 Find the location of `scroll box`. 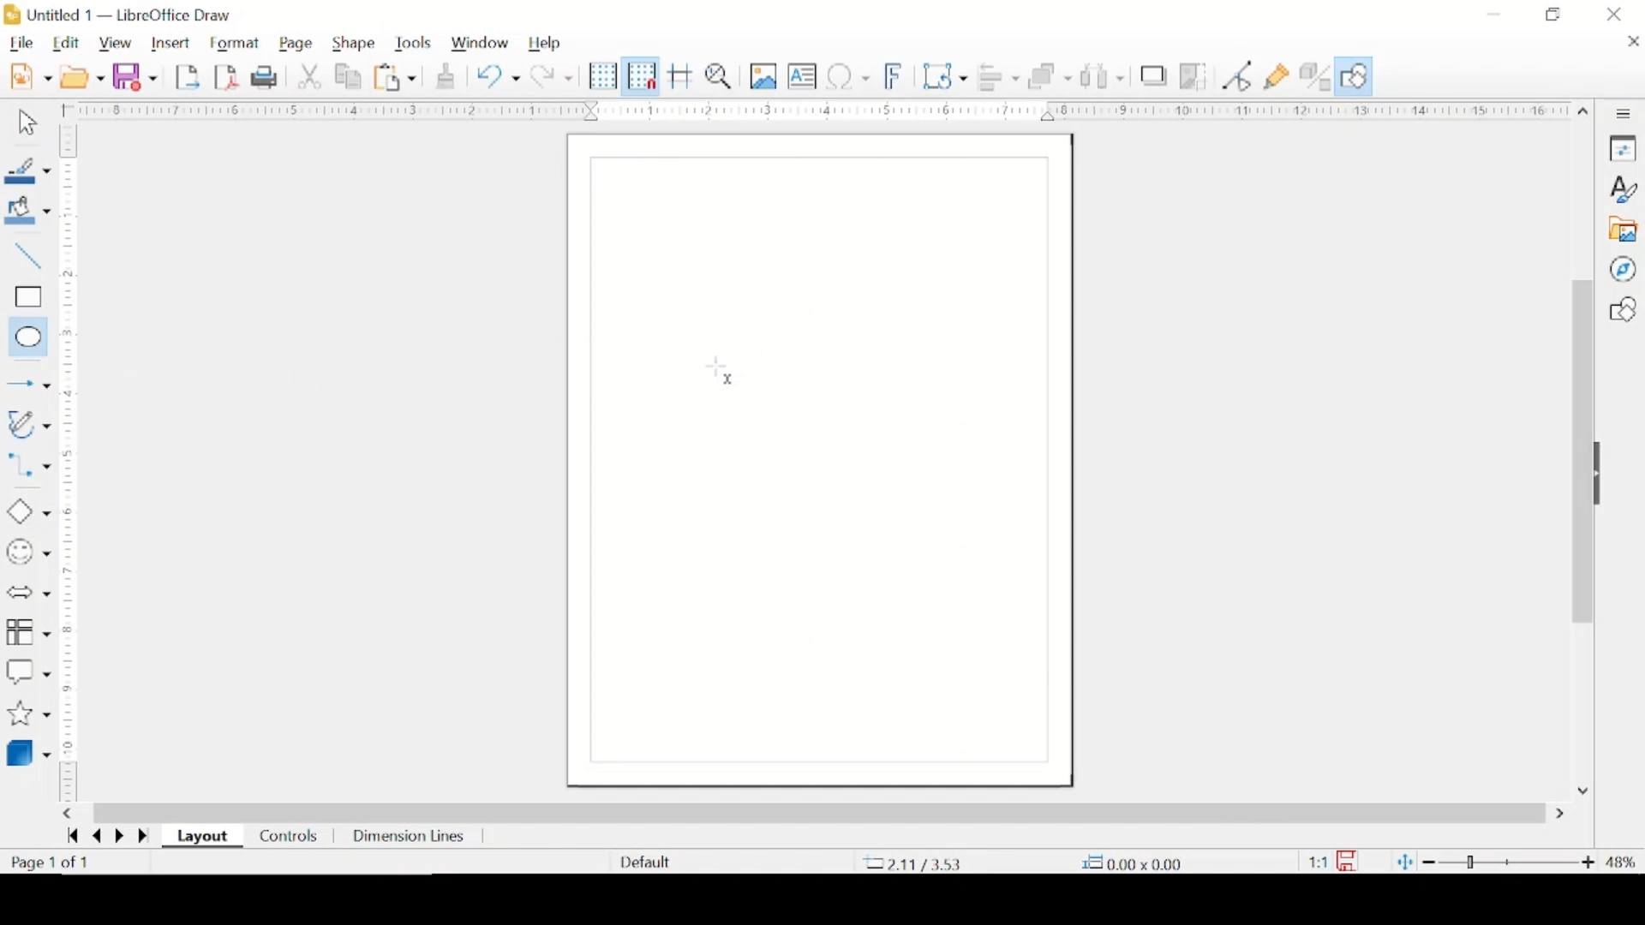

scroll box is located at coordinates (1579, 452).